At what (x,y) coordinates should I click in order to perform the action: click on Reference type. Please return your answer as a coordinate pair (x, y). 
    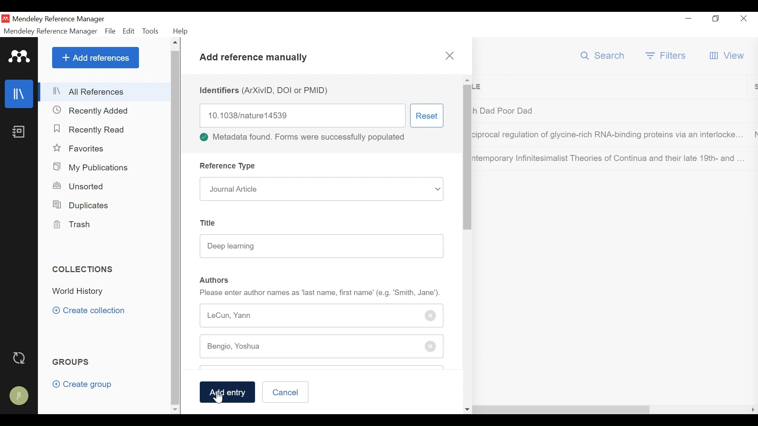
    Looking at the image, I should click on (229, 166).